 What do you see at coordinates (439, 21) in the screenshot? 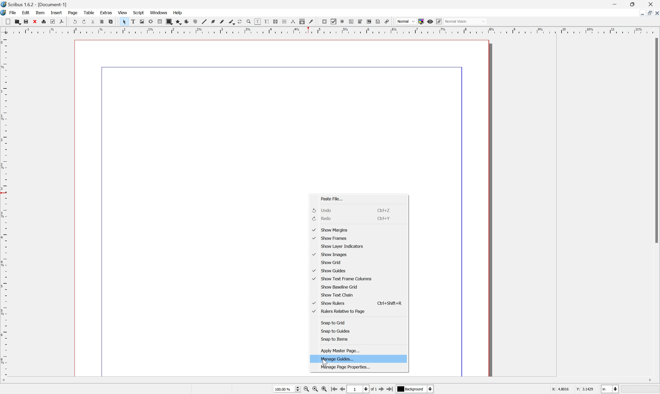
I see `edit in preview mode` at bounding box center [439, 21].